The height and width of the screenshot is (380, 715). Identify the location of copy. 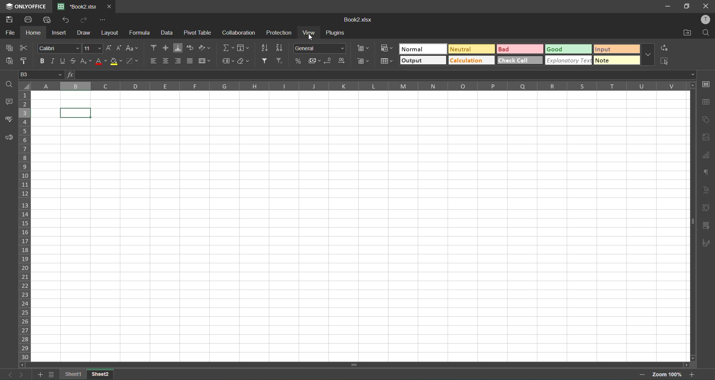
(7, 48).